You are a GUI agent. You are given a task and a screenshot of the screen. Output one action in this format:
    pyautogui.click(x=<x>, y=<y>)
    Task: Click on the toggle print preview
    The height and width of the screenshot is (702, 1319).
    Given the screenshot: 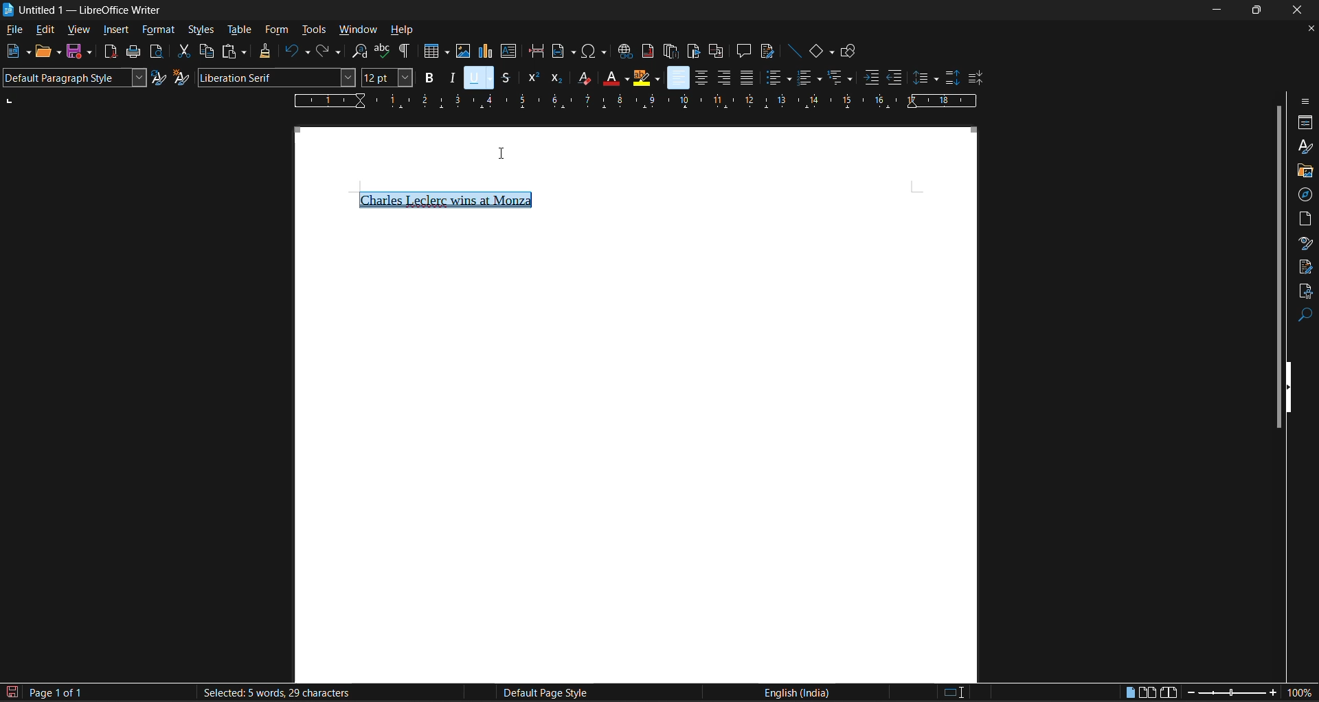 What is the action you would take?
    pyautogui.click(x=155, y=51)
    